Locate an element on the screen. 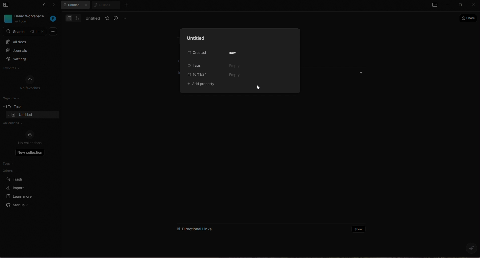  options is located at coordinates (125, 18).